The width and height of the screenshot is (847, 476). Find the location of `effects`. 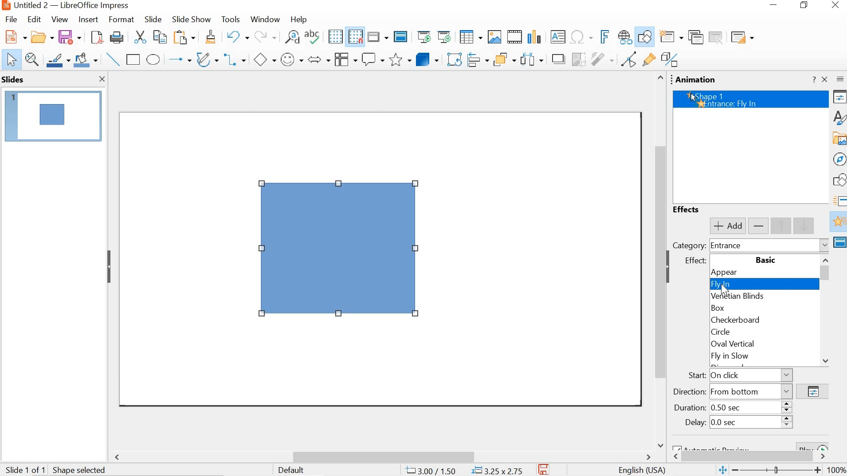

effects is located at coordinates (689, 209).